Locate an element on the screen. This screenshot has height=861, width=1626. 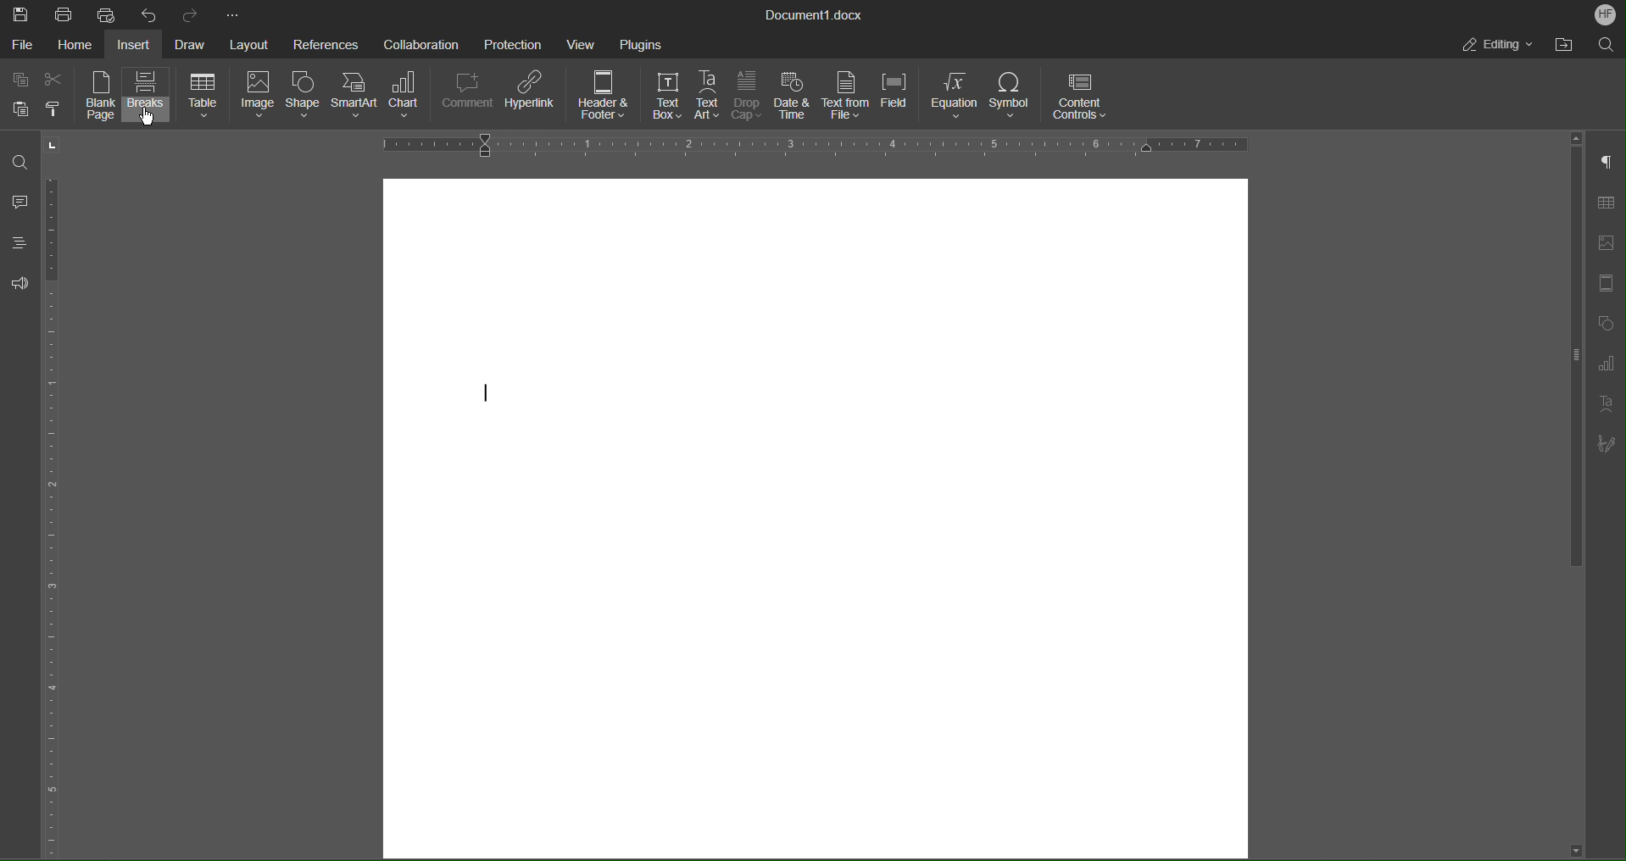
Print  is located at coordinates (64, 13).